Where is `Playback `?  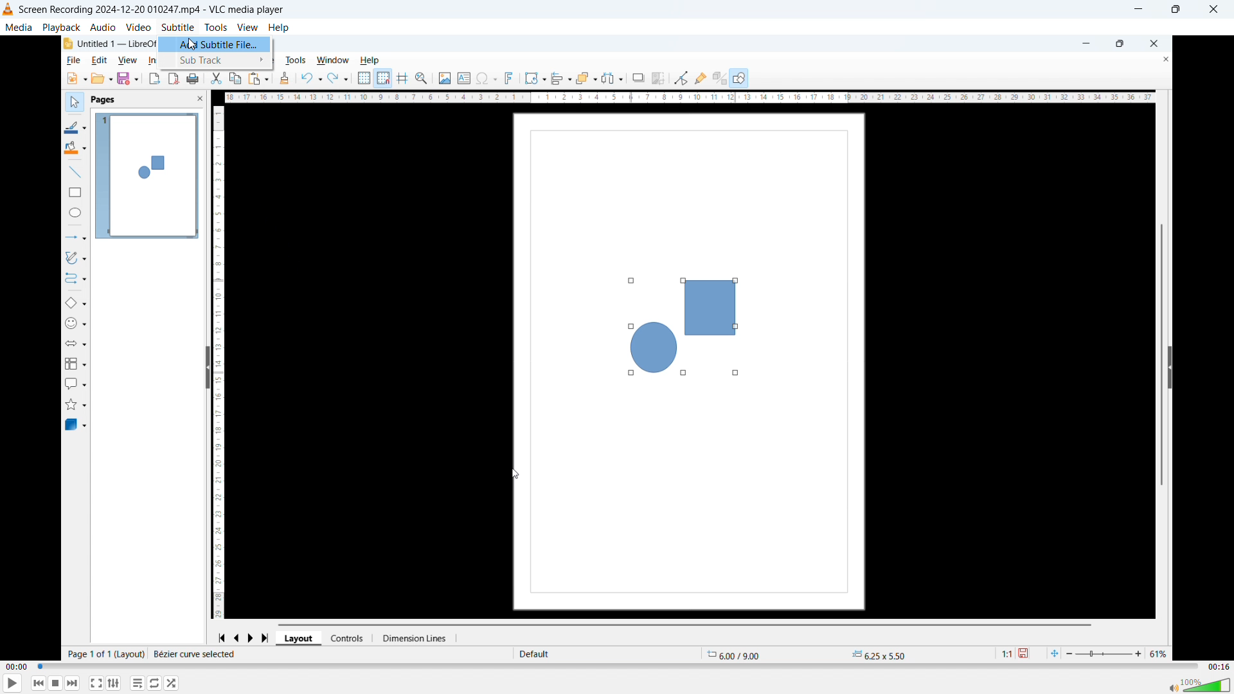
Playback  is located at coordinates (61, 26).